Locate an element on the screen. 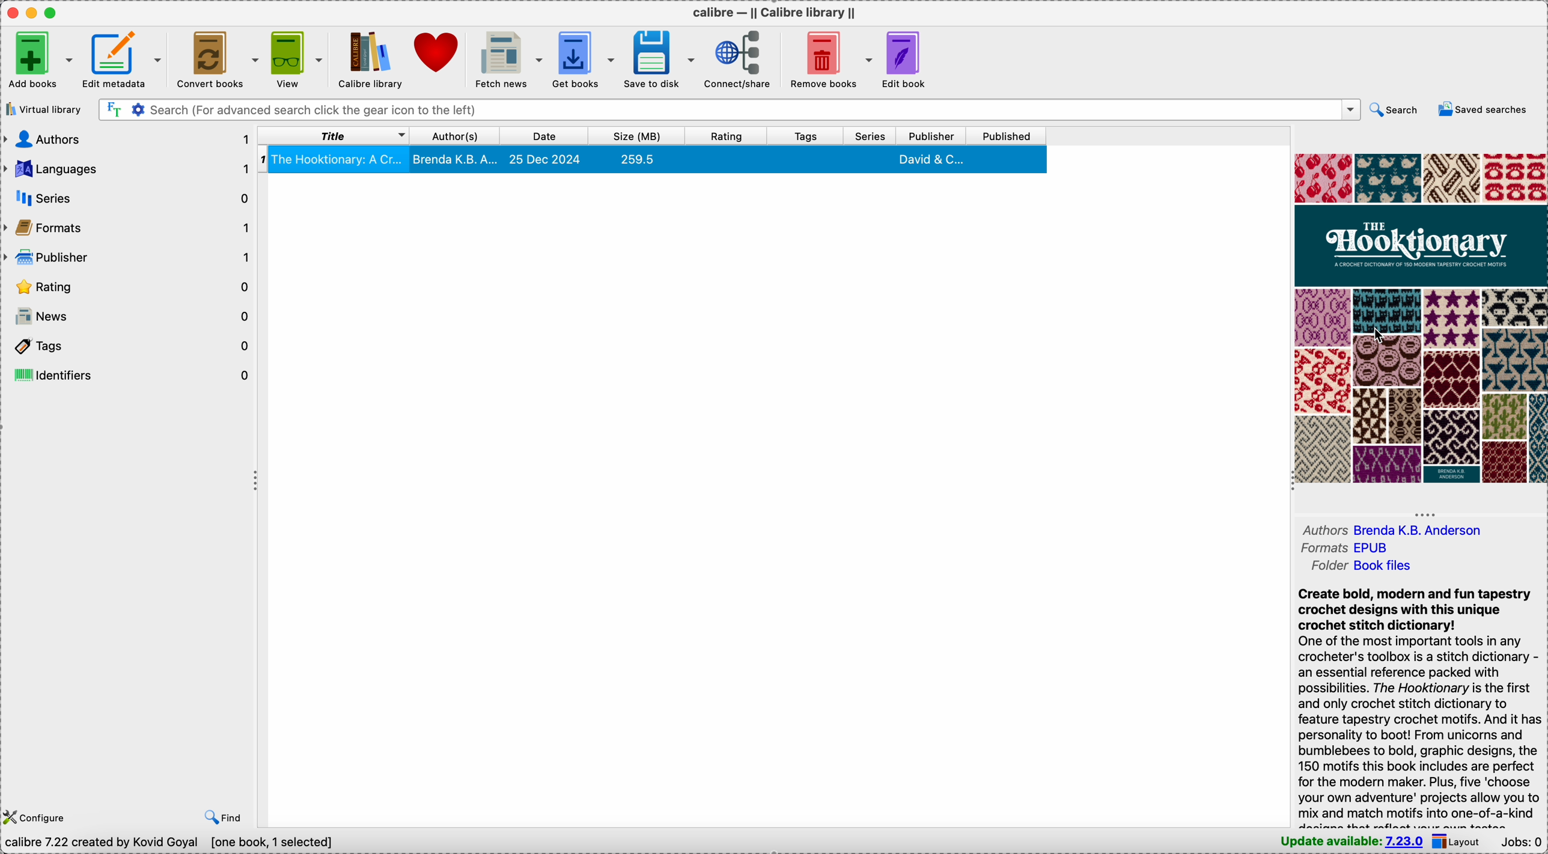  find is located at coordinates (225, 817).